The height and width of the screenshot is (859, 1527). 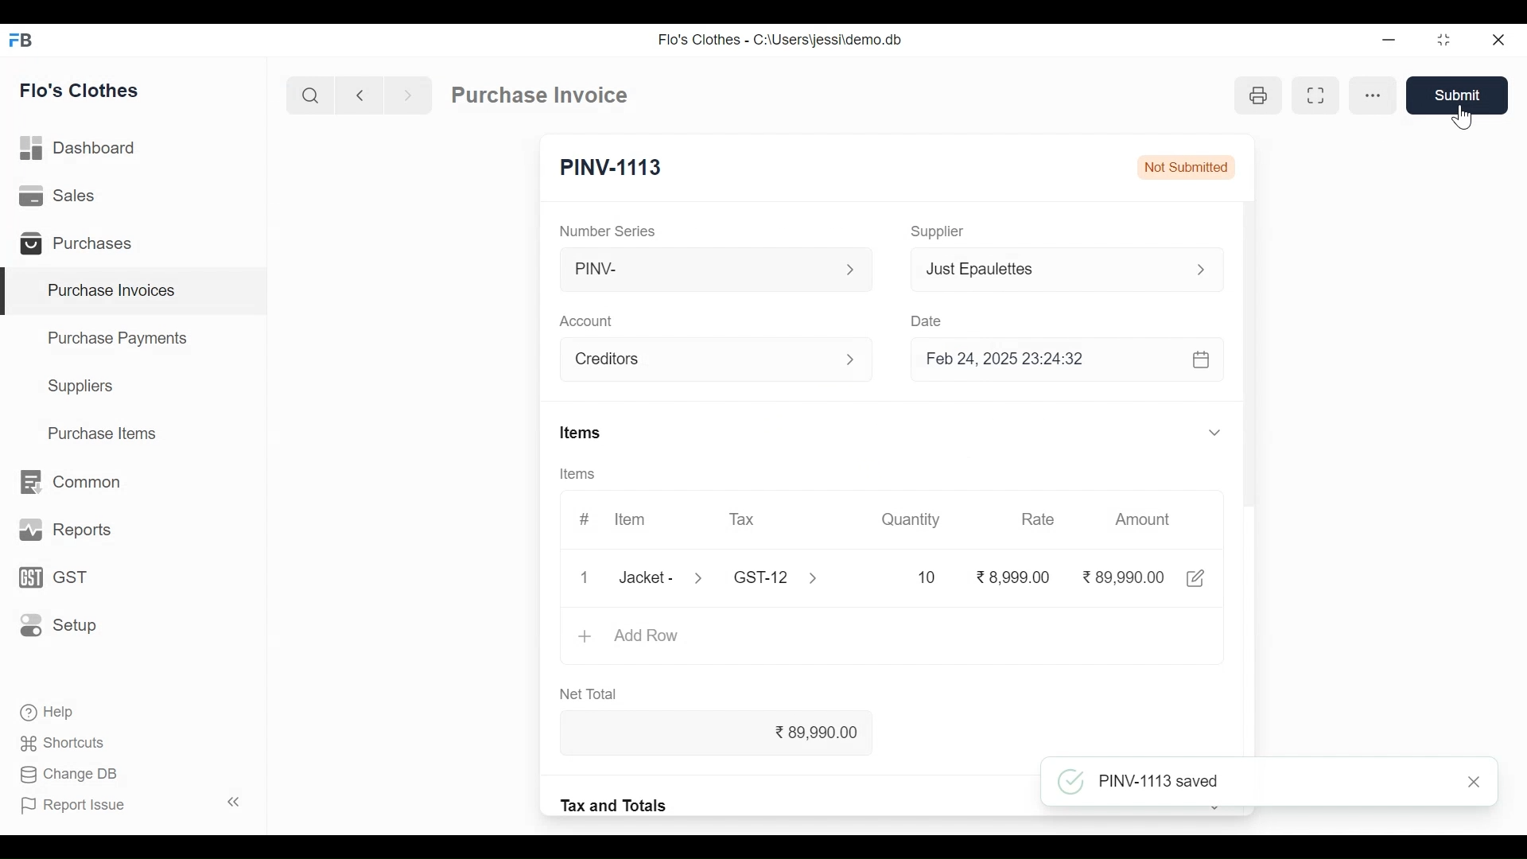 I want to click on Setup, so click(x=54, y=626).